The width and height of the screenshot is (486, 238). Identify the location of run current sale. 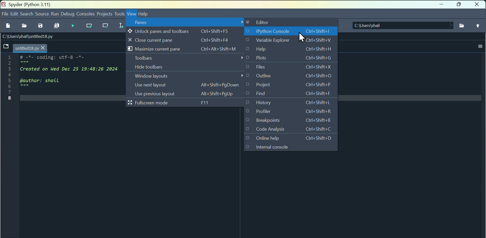
(90, 26).